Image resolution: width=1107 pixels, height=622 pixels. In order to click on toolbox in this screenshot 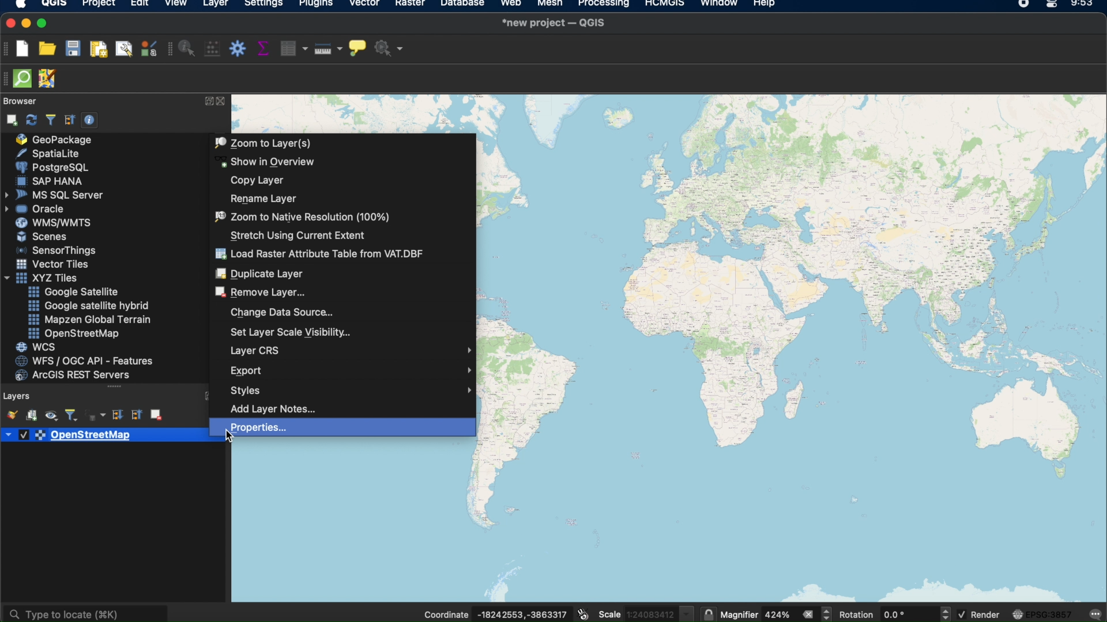, I will do `click(238, 50)`.